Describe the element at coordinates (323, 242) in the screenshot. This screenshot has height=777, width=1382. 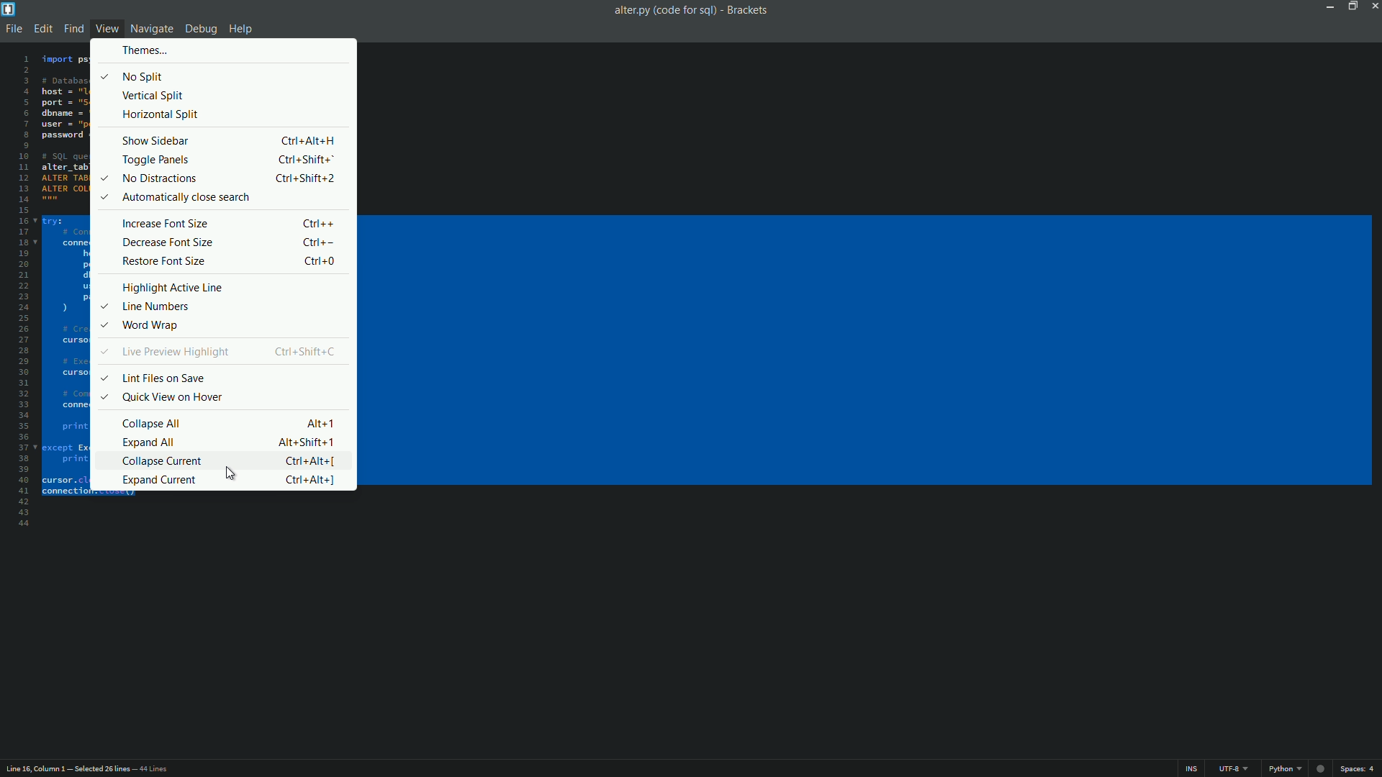
I see `keyboard shortcut` at that location.